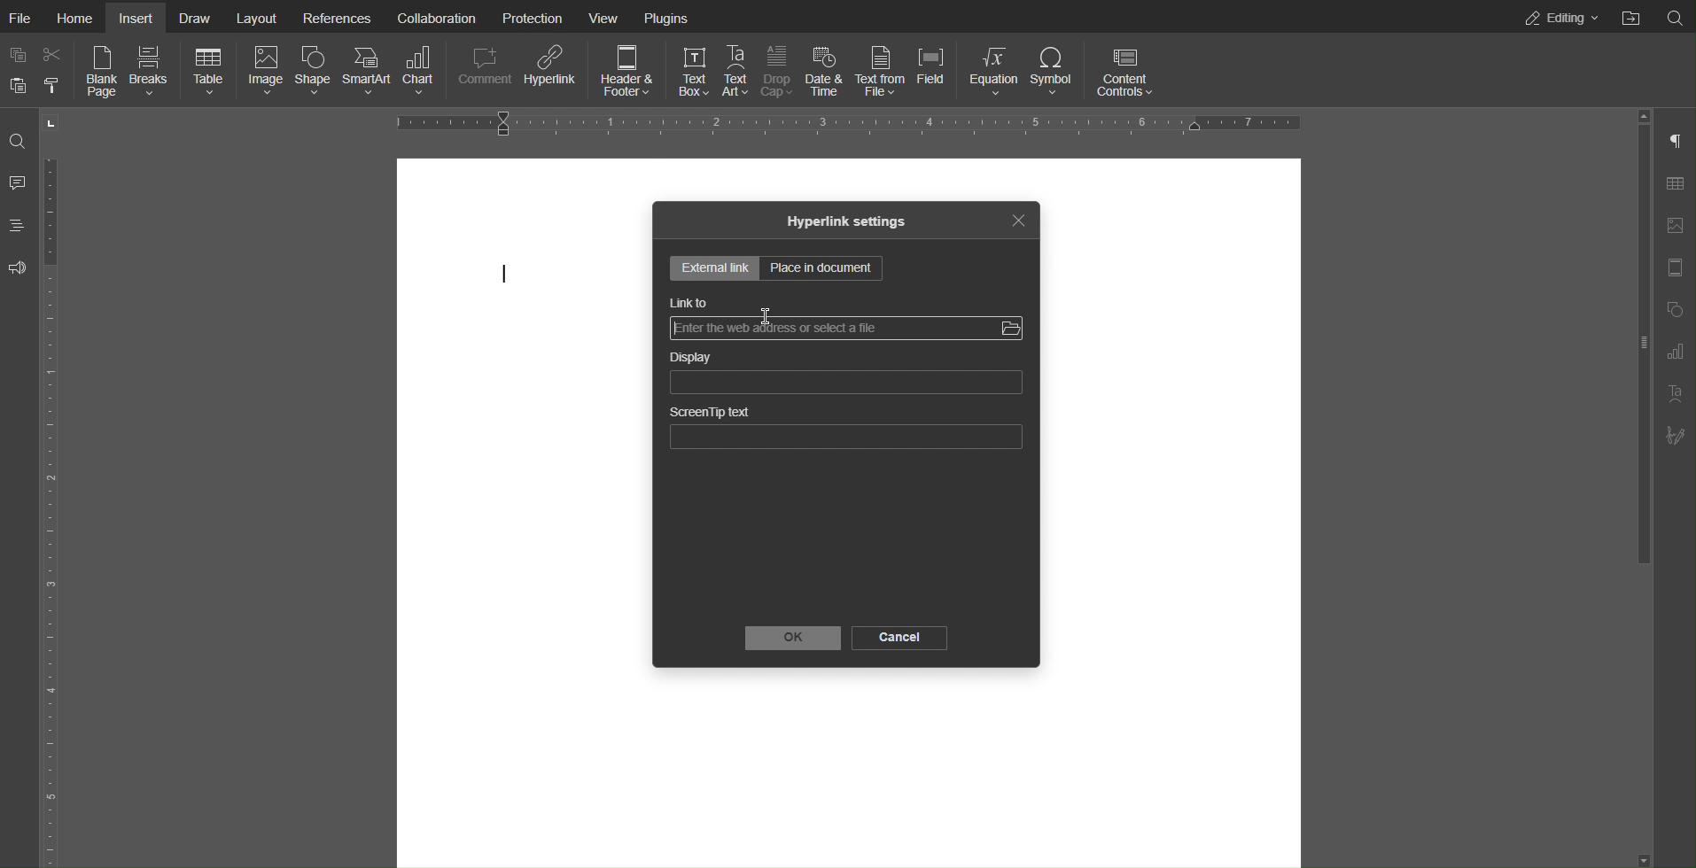  What do you see at coordinates (626, 70) in the screenshot?
I see `Header & Footer` at bounding box center [626, 70].